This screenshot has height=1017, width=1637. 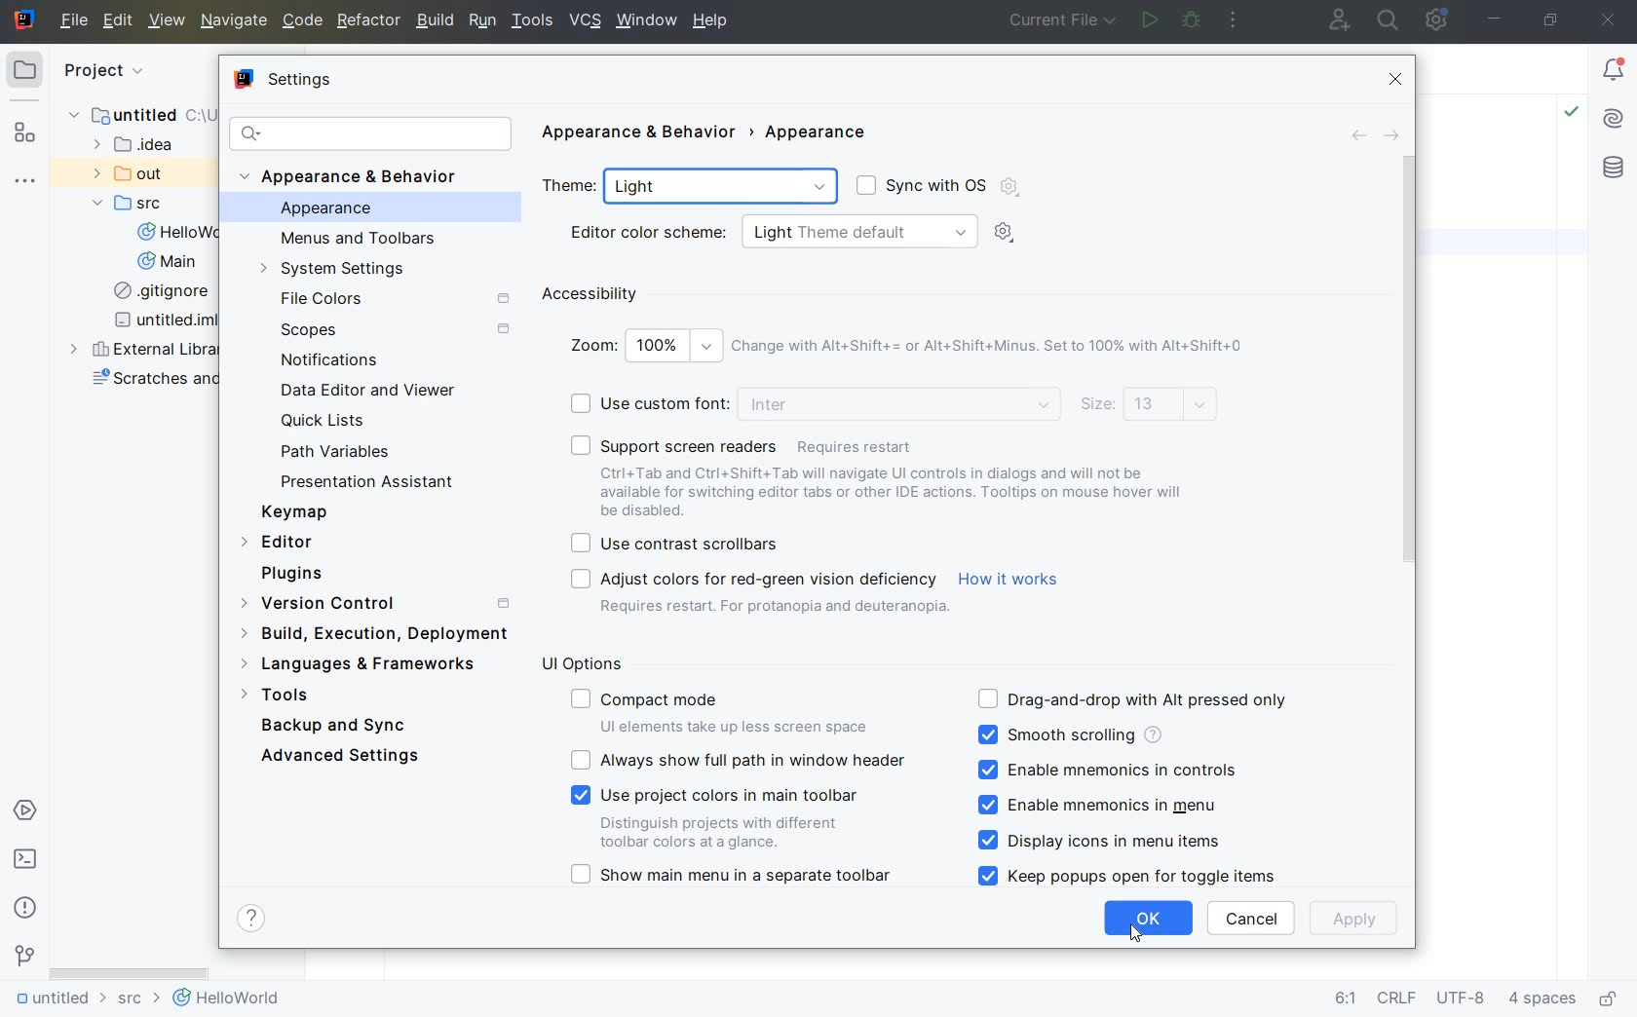 What do you see at coordinates (399, 298) in the screenshot?
I see `FILE COLORS` at bounding box center [399, 298].